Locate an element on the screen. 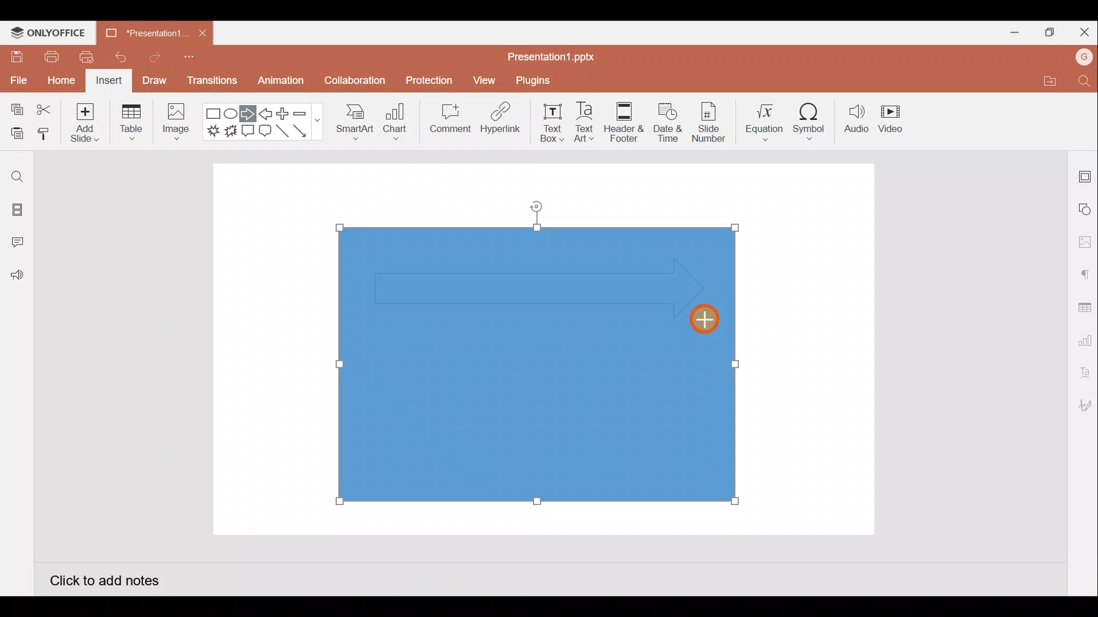 The width and height of the screenshot is (1098, 617). Paste is located at coordinates (14, 134).